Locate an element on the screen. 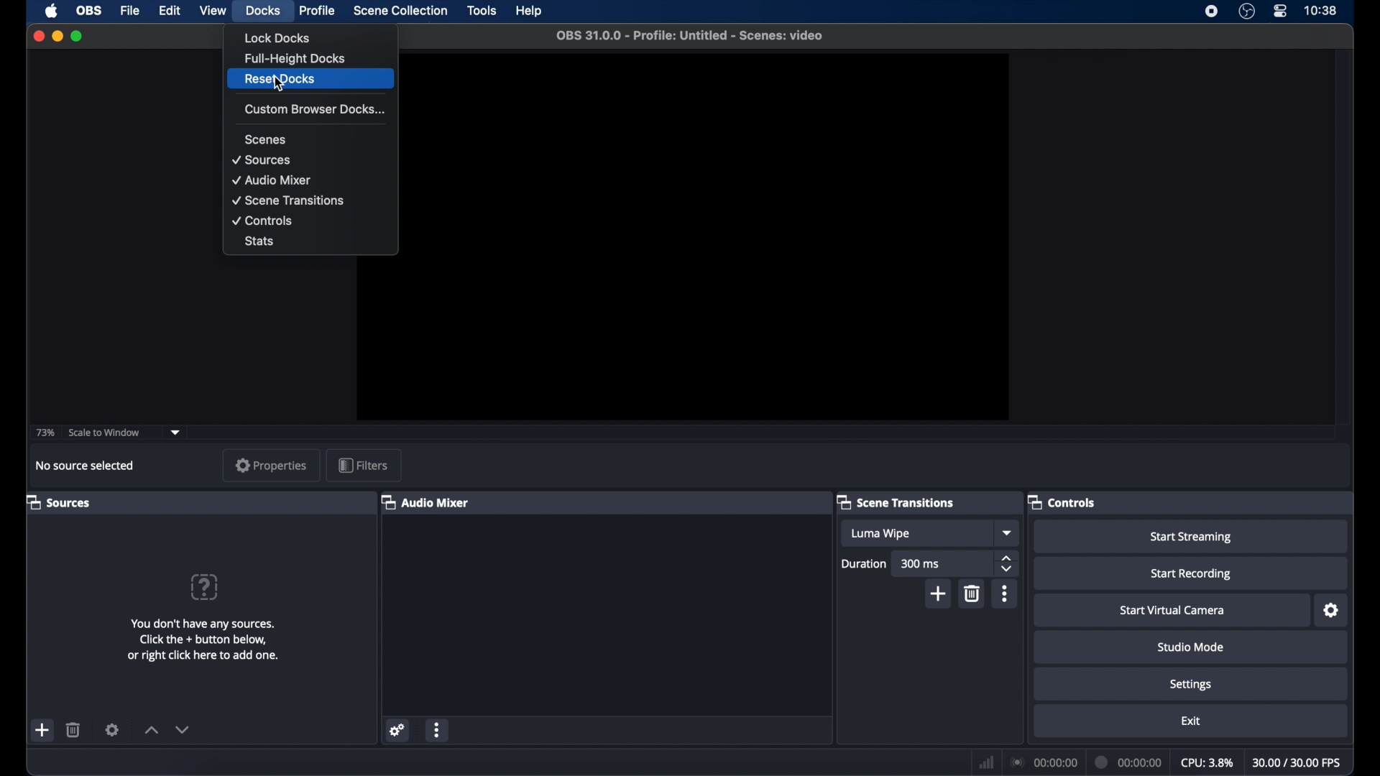 Image resolution: width=1380 pixels, height=776 pixels. add is located at coordinates (43, 730).